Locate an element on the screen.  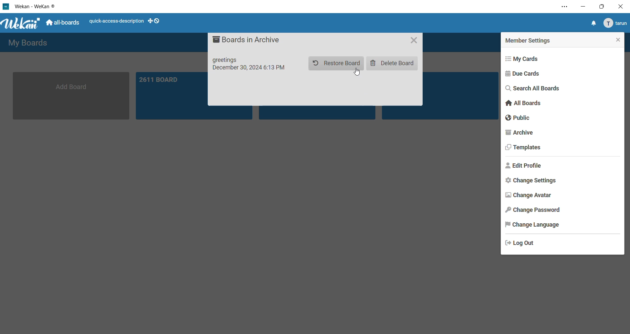
boards in archive is located at coordinates (247, 40).